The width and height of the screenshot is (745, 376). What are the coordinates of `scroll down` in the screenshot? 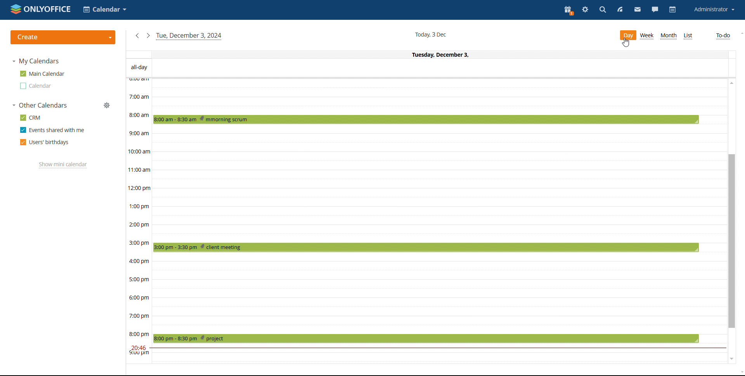 It's located at (732, 359).